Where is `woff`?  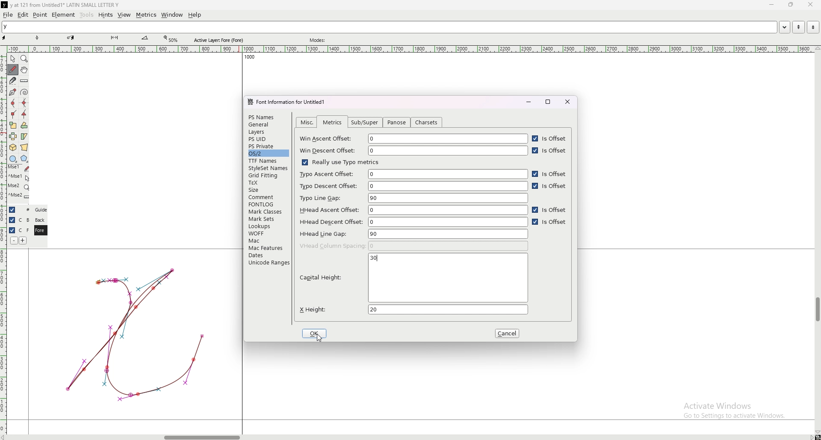 woff is located at coordinates (267, 233).